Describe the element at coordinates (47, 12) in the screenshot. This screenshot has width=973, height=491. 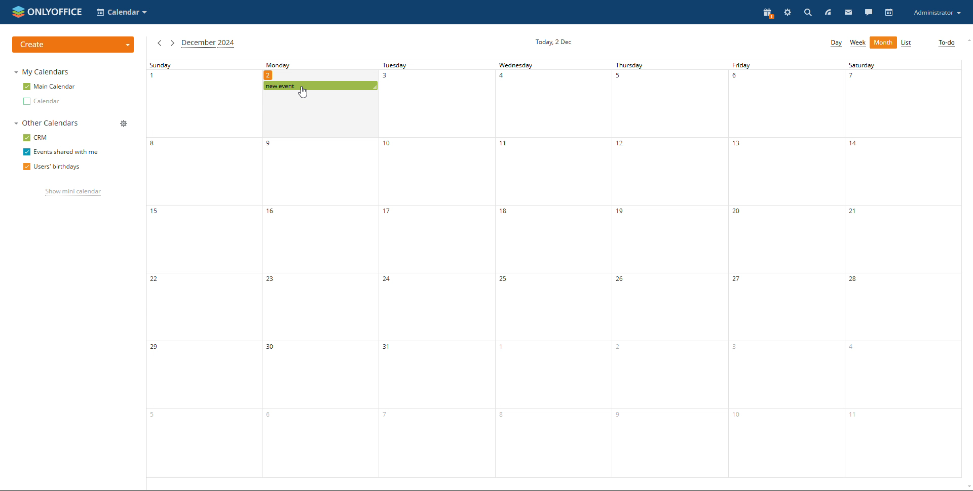
I see `logo` at that location.